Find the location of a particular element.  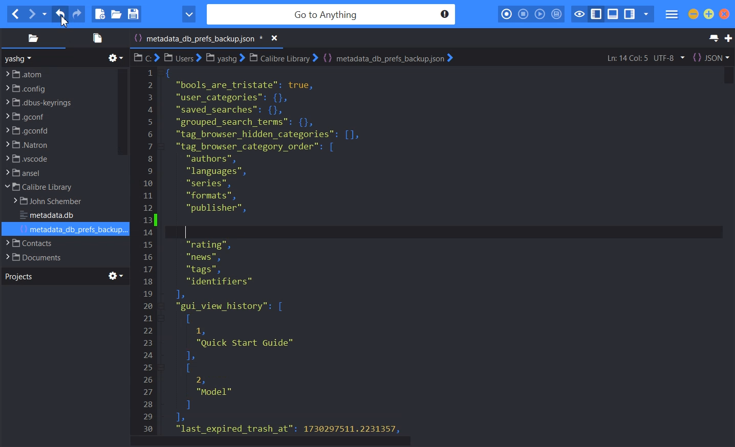

Open file is located at coordinates (116, 14).